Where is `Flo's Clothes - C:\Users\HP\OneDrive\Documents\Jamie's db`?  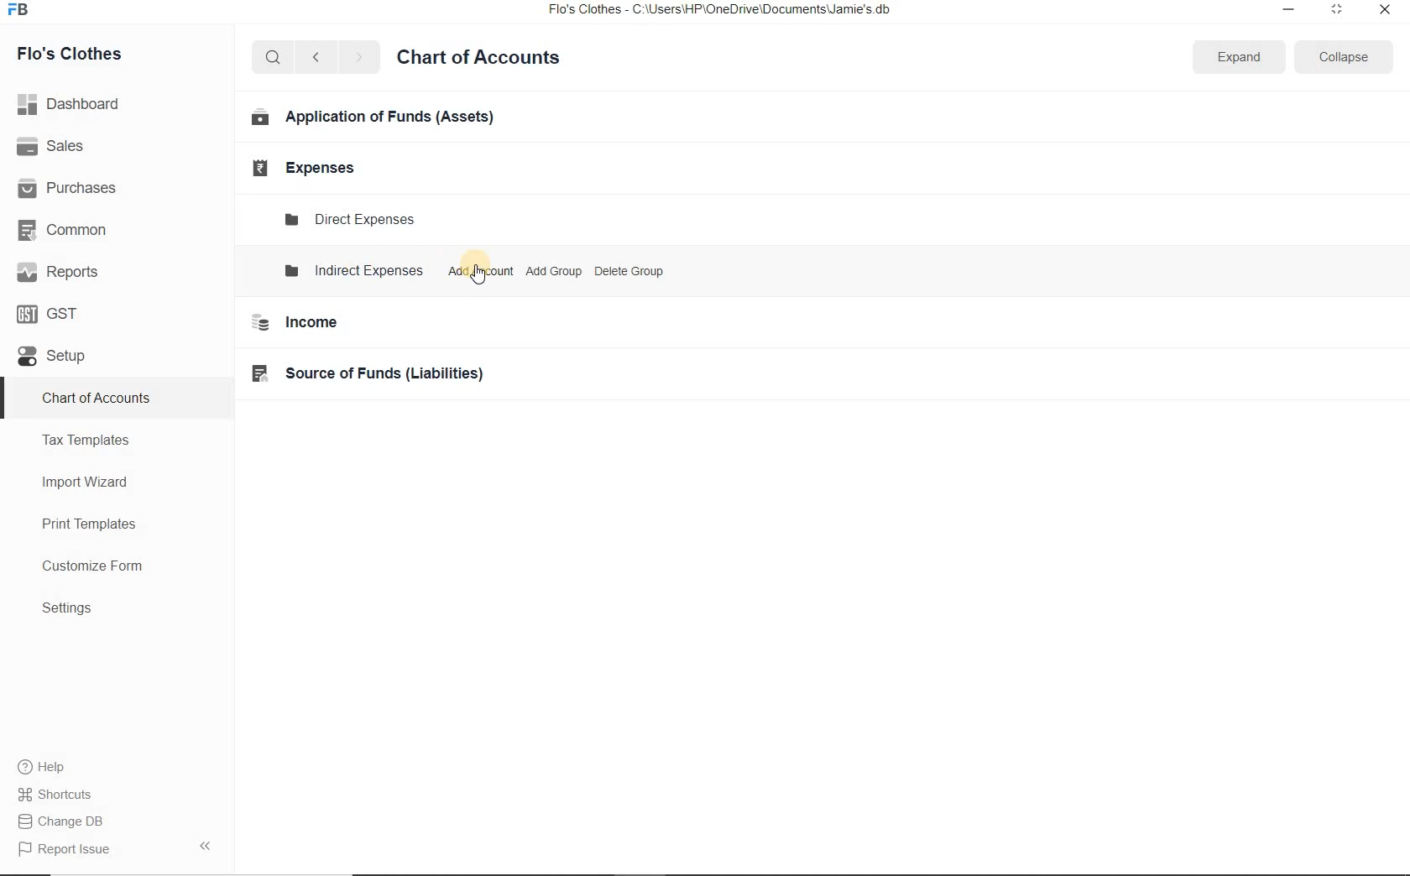 Flo's Clothes - C:\Users\HP\OneDrive\Documents\Jamie's db is located at coordinates (730, 11).